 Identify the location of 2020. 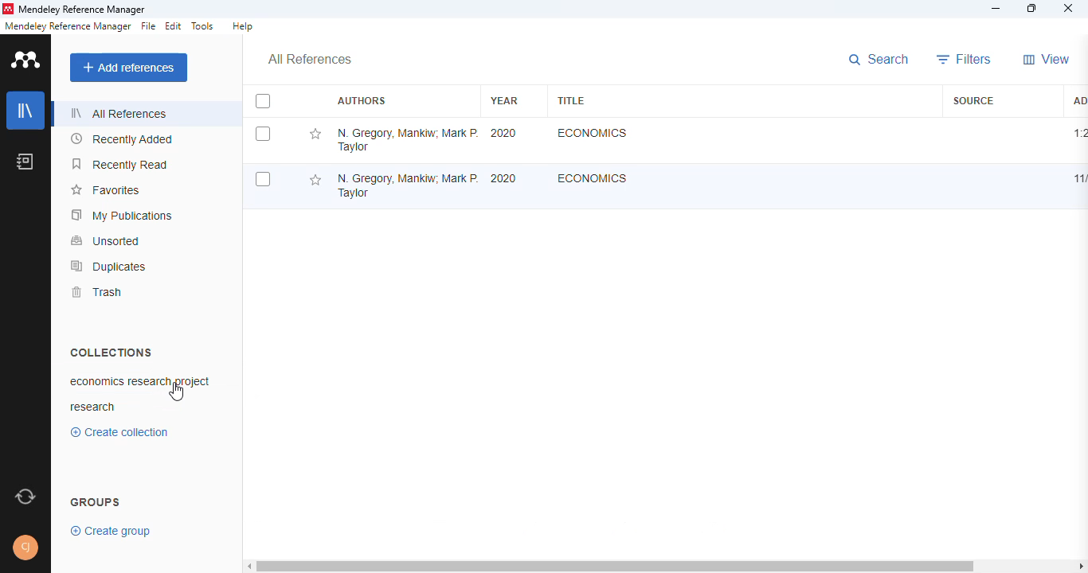
(503, 178).